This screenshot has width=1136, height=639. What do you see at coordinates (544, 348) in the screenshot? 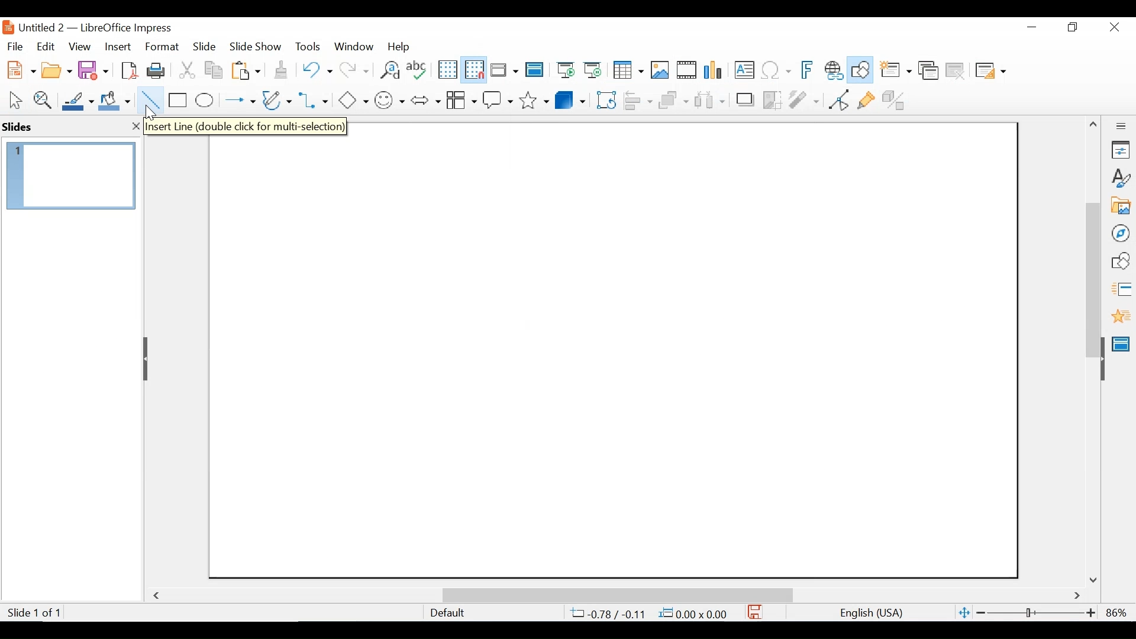
I see `Cursor` at bounding box center [544, 348].